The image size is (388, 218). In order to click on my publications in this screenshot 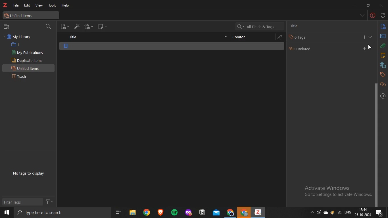, I will do `click(27, 52)`.